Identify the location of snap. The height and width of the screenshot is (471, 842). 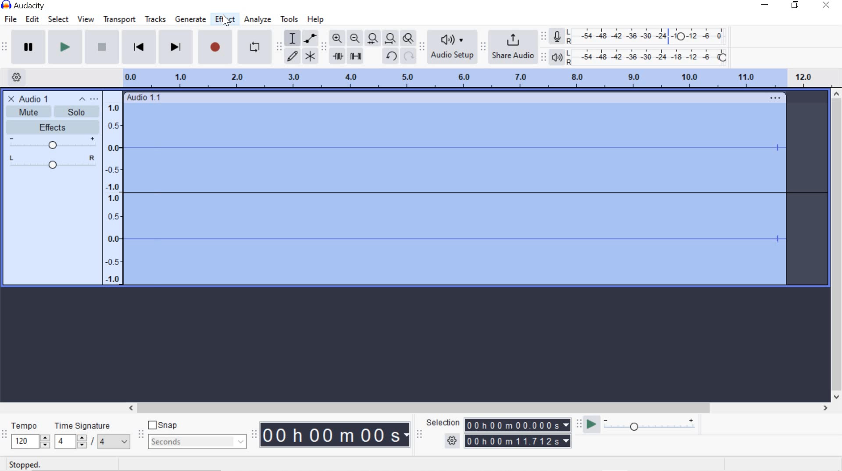
(166, 426).